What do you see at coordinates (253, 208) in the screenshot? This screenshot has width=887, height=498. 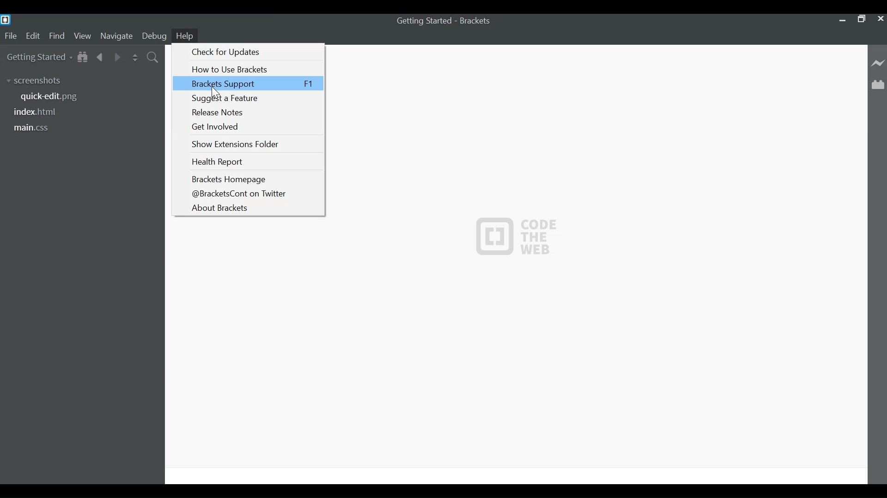 I see `About Brackets` at bounding box center [253, 208].